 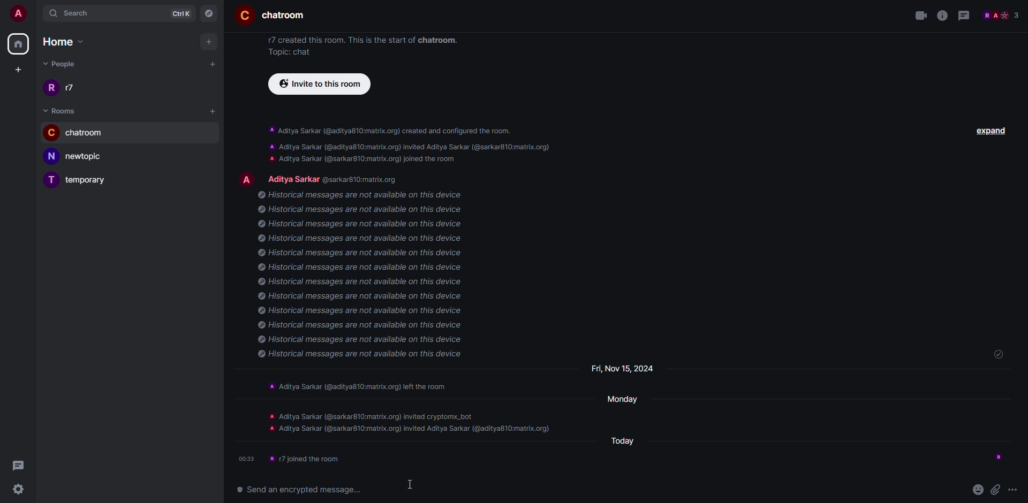 What do you see at coordinates (300, 491) in the screenshot?
I see `send an encrypted message` at bounding box center [300, 491].